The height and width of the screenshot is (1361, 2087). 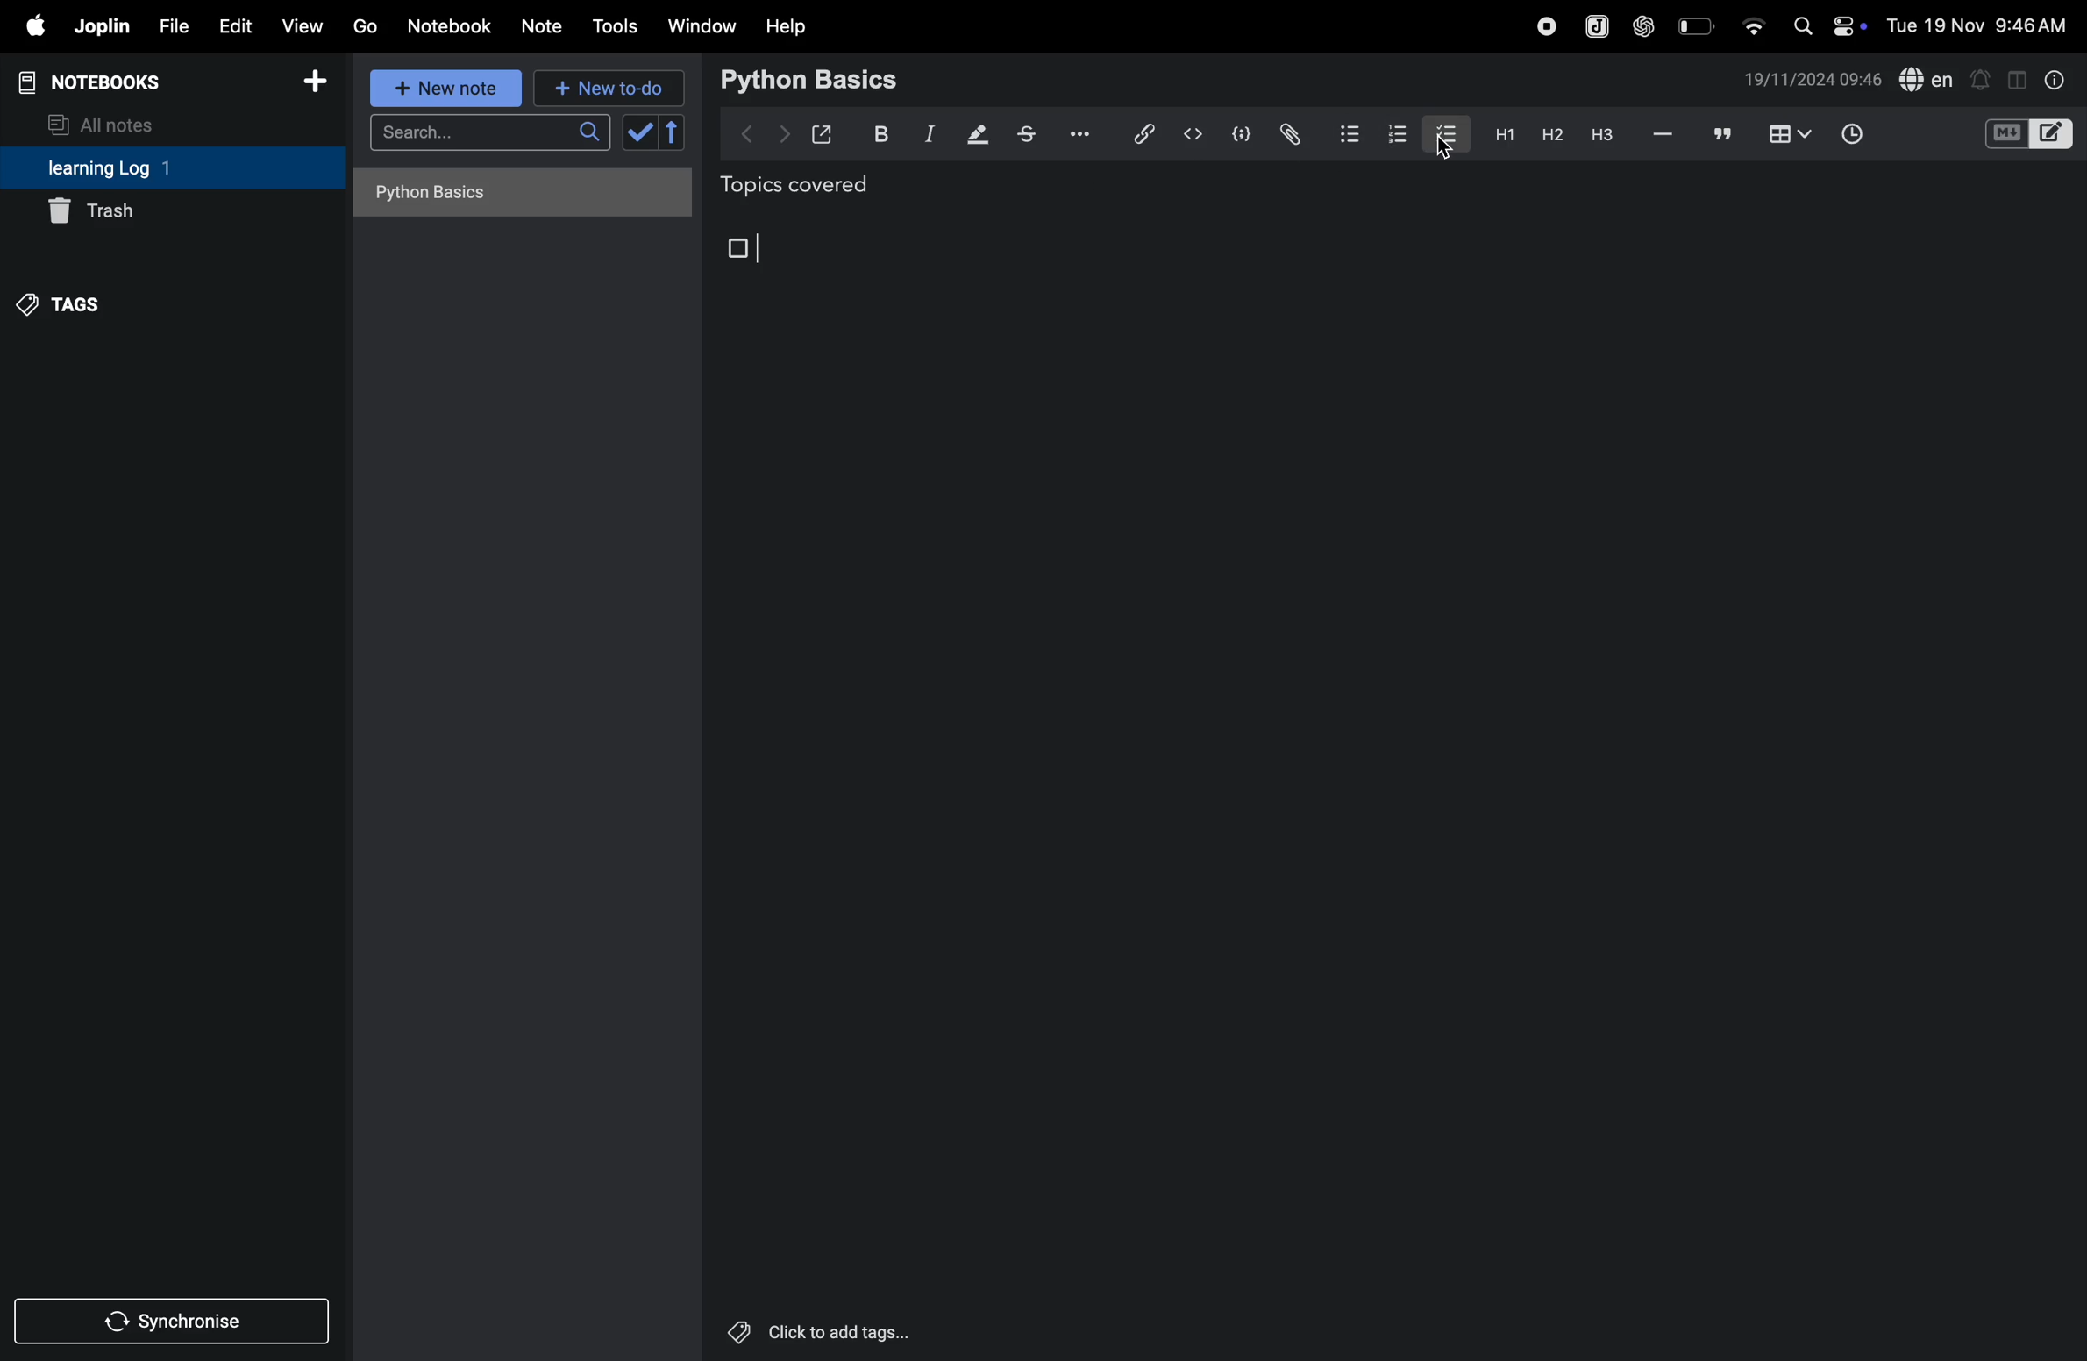 What do you see at coordinates (1546, 24) in the screenshot?
I see `record` at bounding box center [1546, 24].